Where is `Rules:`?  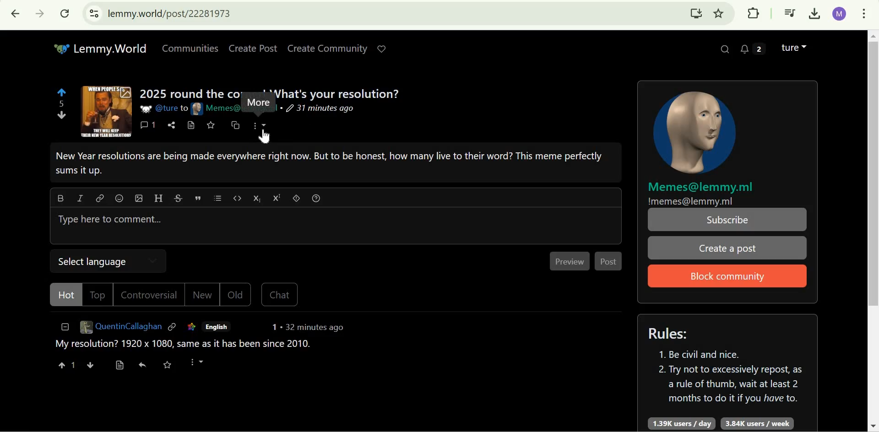
Rules: is located at coordinates (672, 333).